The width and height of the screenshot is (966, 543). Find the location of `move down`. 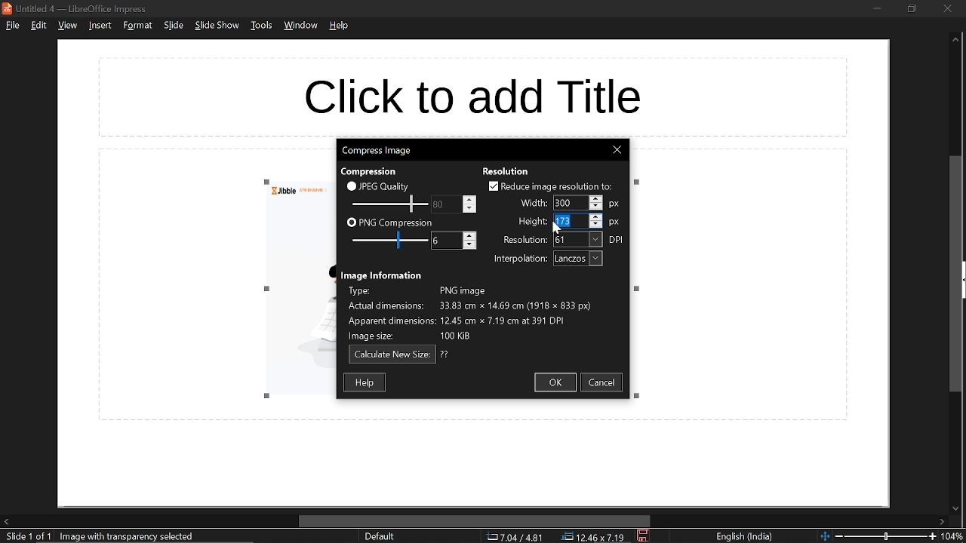

move down is located at coordinates (954, 507).